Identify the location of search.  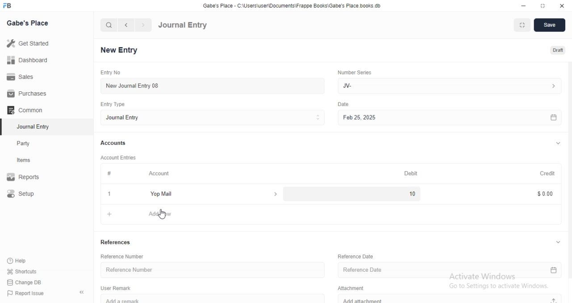
(109, 25).